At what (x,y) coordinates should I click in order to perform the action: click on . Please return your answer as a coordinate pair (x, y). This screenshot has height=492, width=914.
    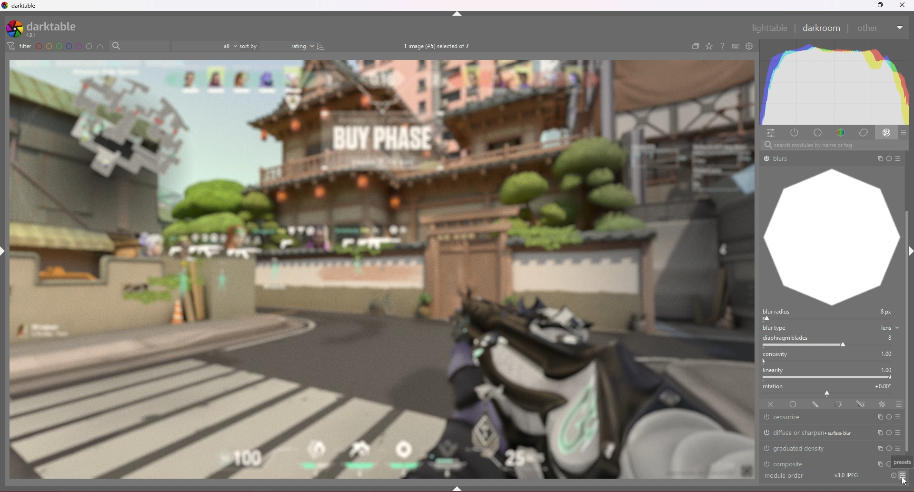
    Looking at the image, I should click on (868, 29).